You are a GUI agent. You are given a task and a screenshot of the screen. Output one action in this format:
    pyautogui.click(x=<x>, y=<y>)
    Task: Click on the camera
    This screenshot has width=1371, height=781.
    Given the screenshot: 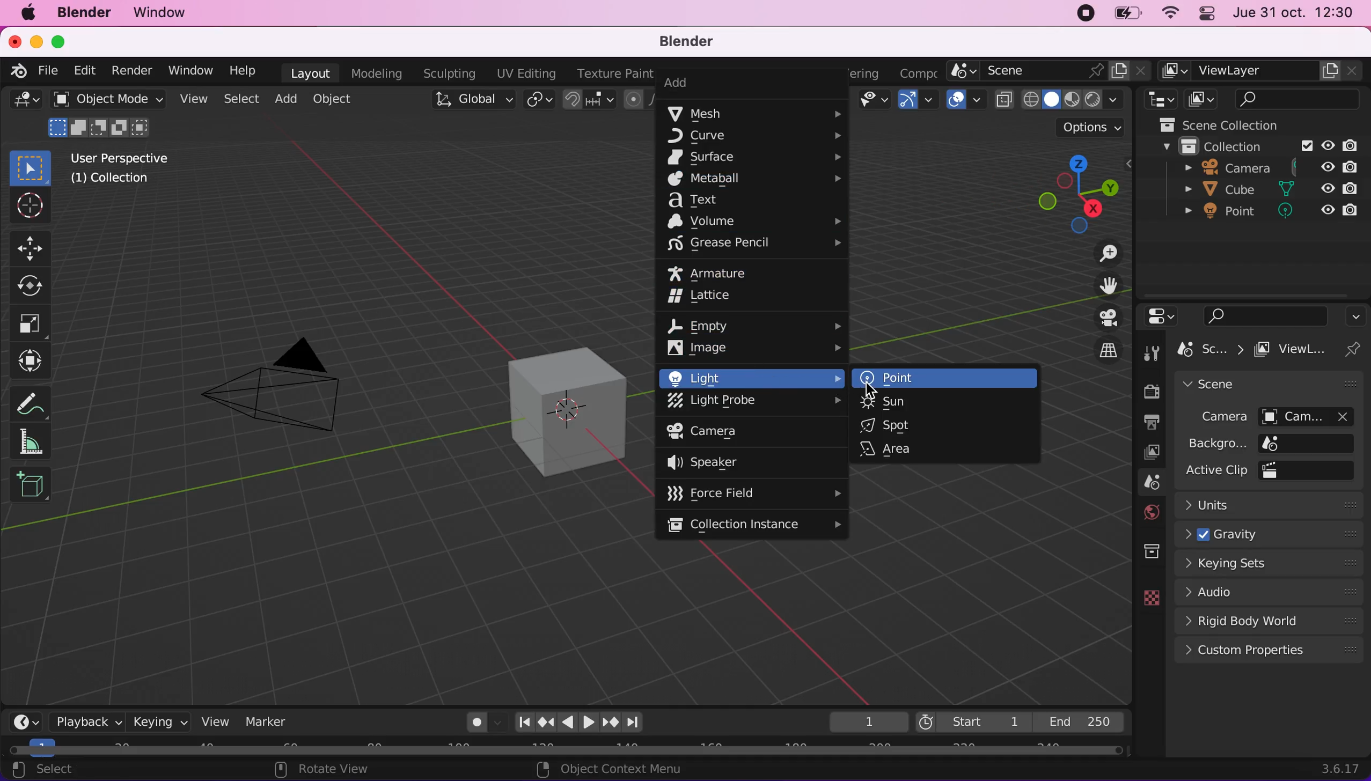 What is the action you would take?
    pyautogui.click(x=1212, y=168)
    